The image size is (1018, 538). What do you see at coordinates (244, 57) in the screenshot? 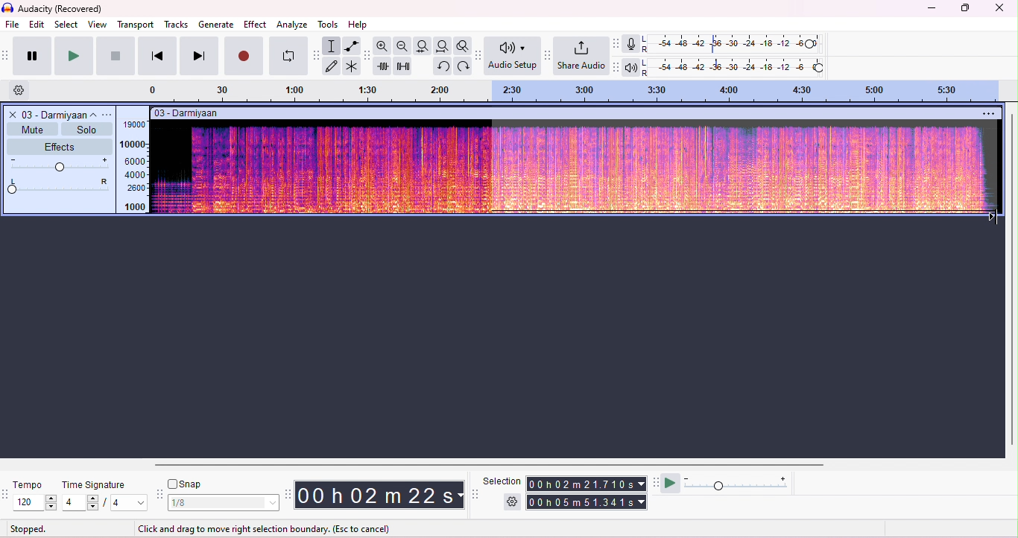
I see `record` at bounding box center [244, 57].